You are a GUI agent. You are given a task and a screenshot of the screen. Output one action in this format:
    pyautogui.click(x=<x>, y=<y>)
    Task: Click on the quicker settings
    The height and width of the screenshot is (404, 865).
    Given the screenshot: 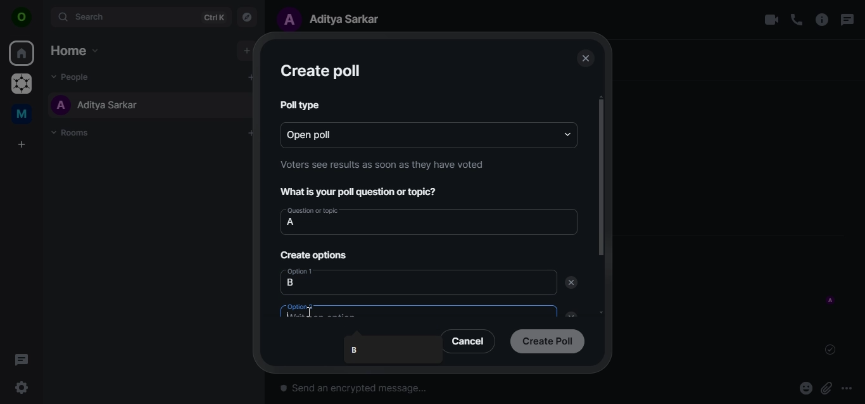 What is the action you would take?
    pyautogui.click(x=23, y=388)
    